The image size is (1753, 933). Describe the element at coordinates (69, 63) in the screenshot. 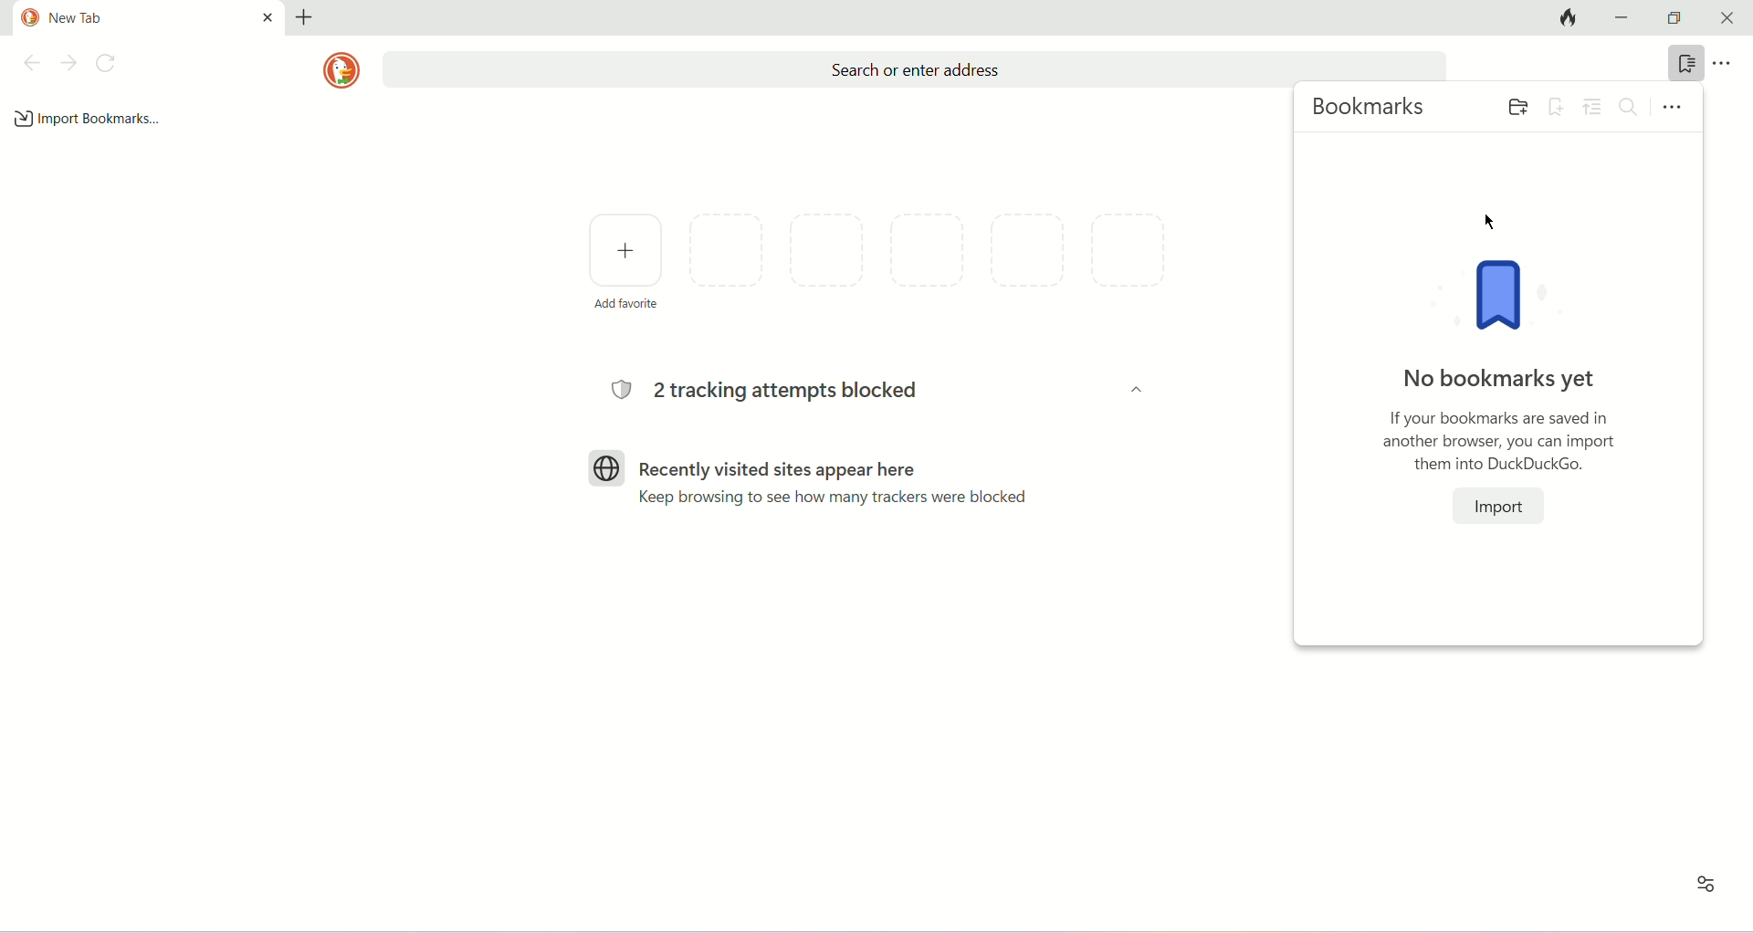

I see `next` at that location.